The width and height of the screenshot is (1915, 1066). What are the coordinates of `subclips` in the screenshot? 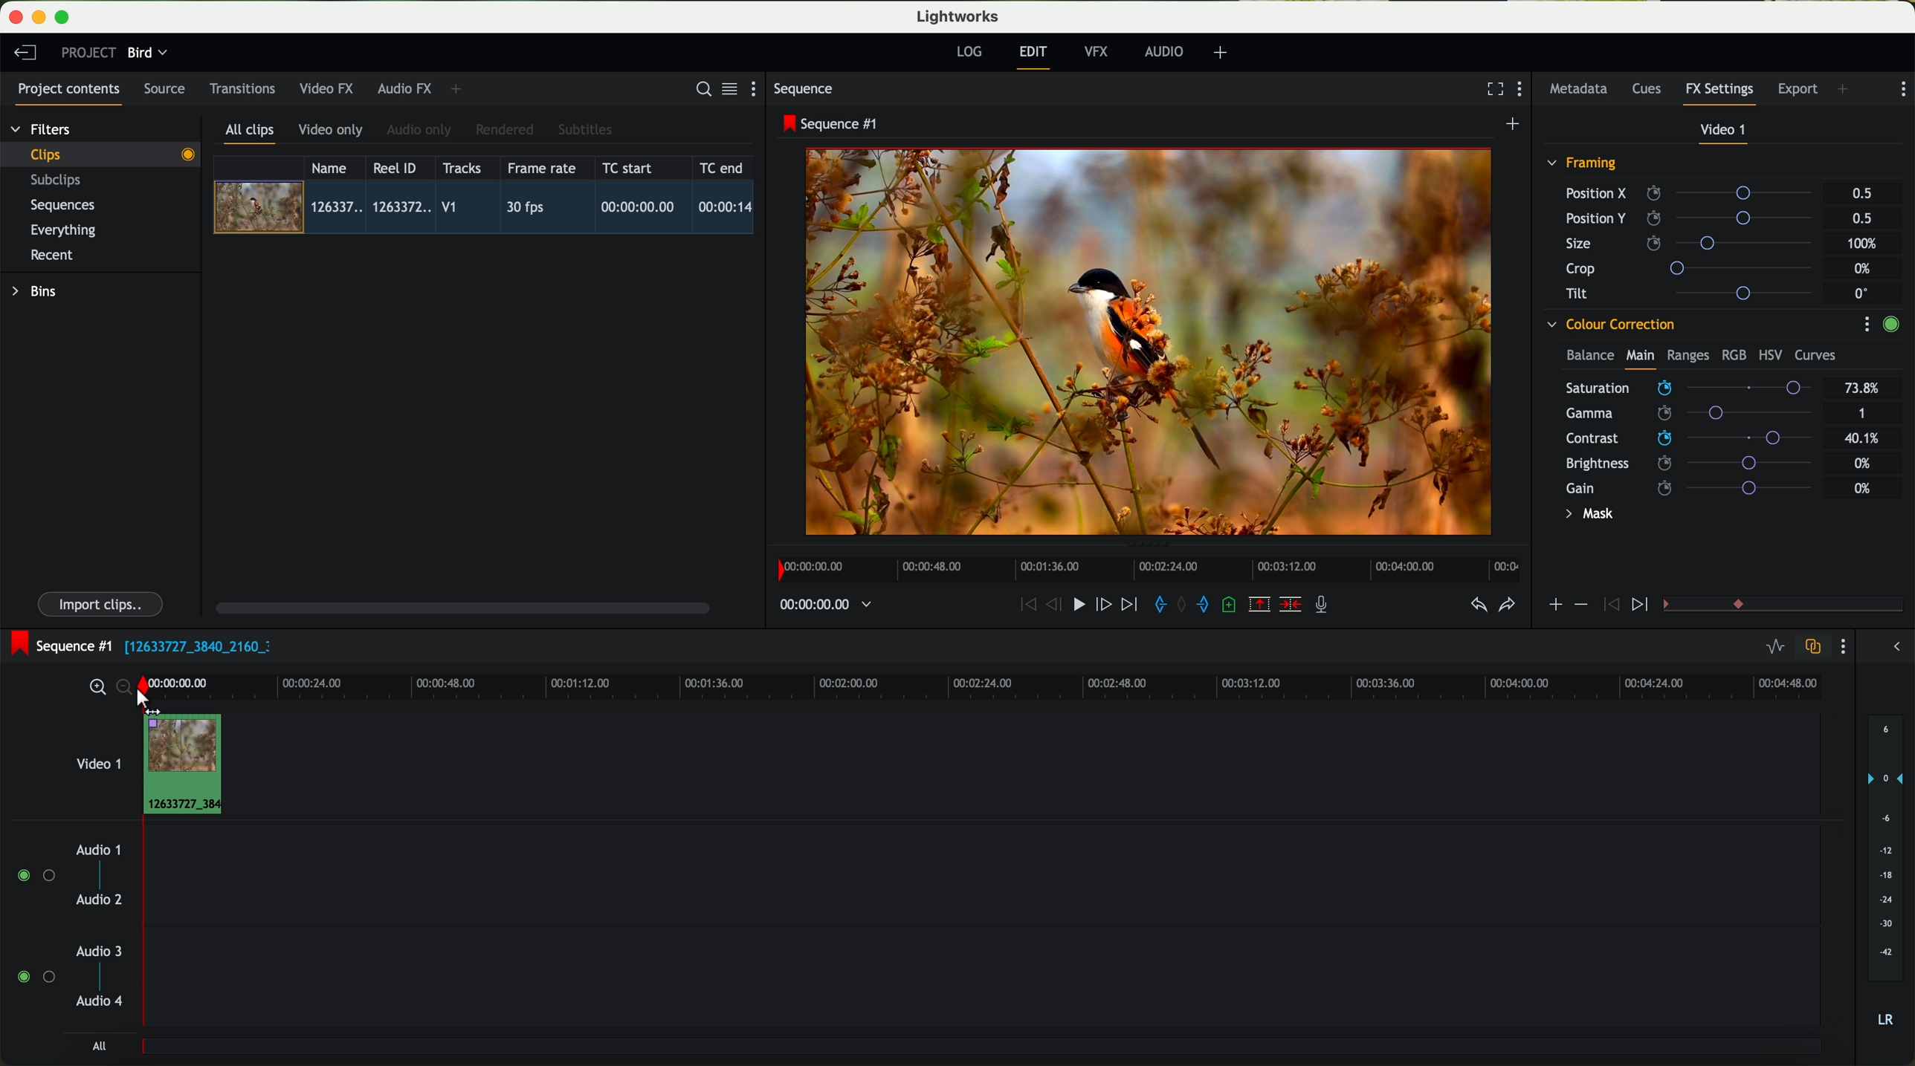 It's located at (59, 181).